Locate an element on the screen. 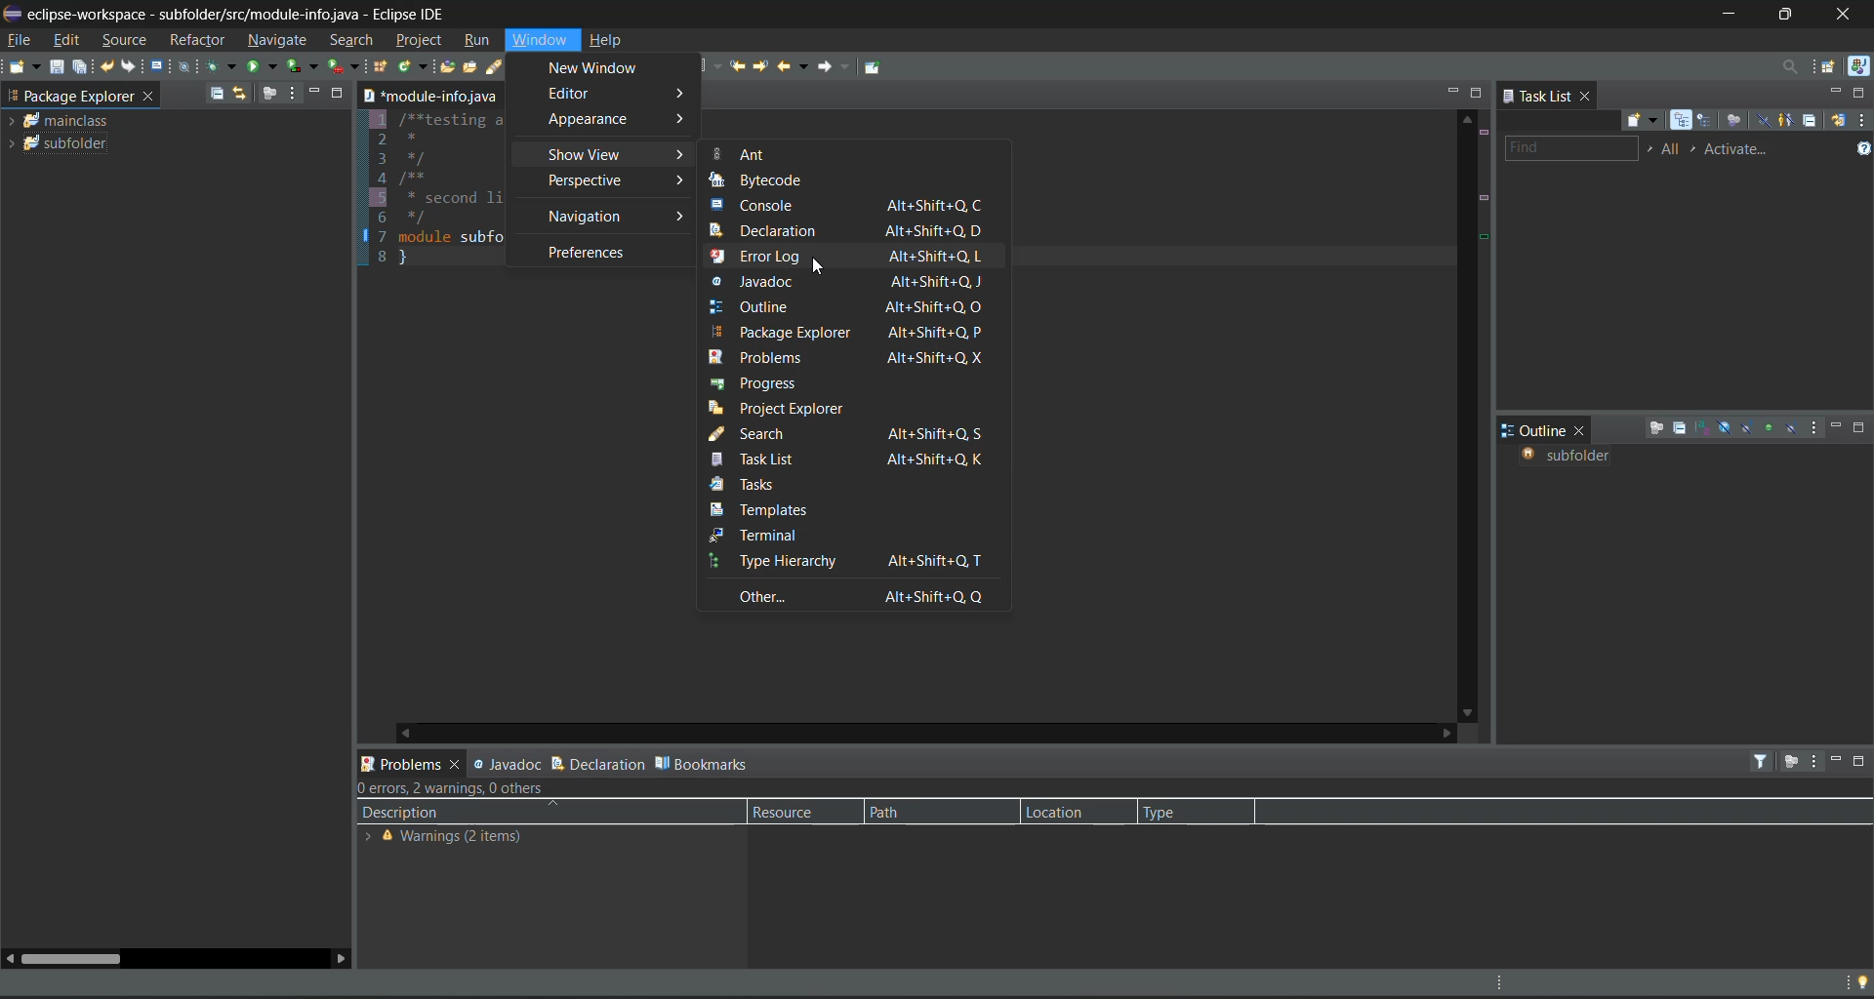 This screenshot has height=999, width=1874. forward is located at coordinates (836, 71).